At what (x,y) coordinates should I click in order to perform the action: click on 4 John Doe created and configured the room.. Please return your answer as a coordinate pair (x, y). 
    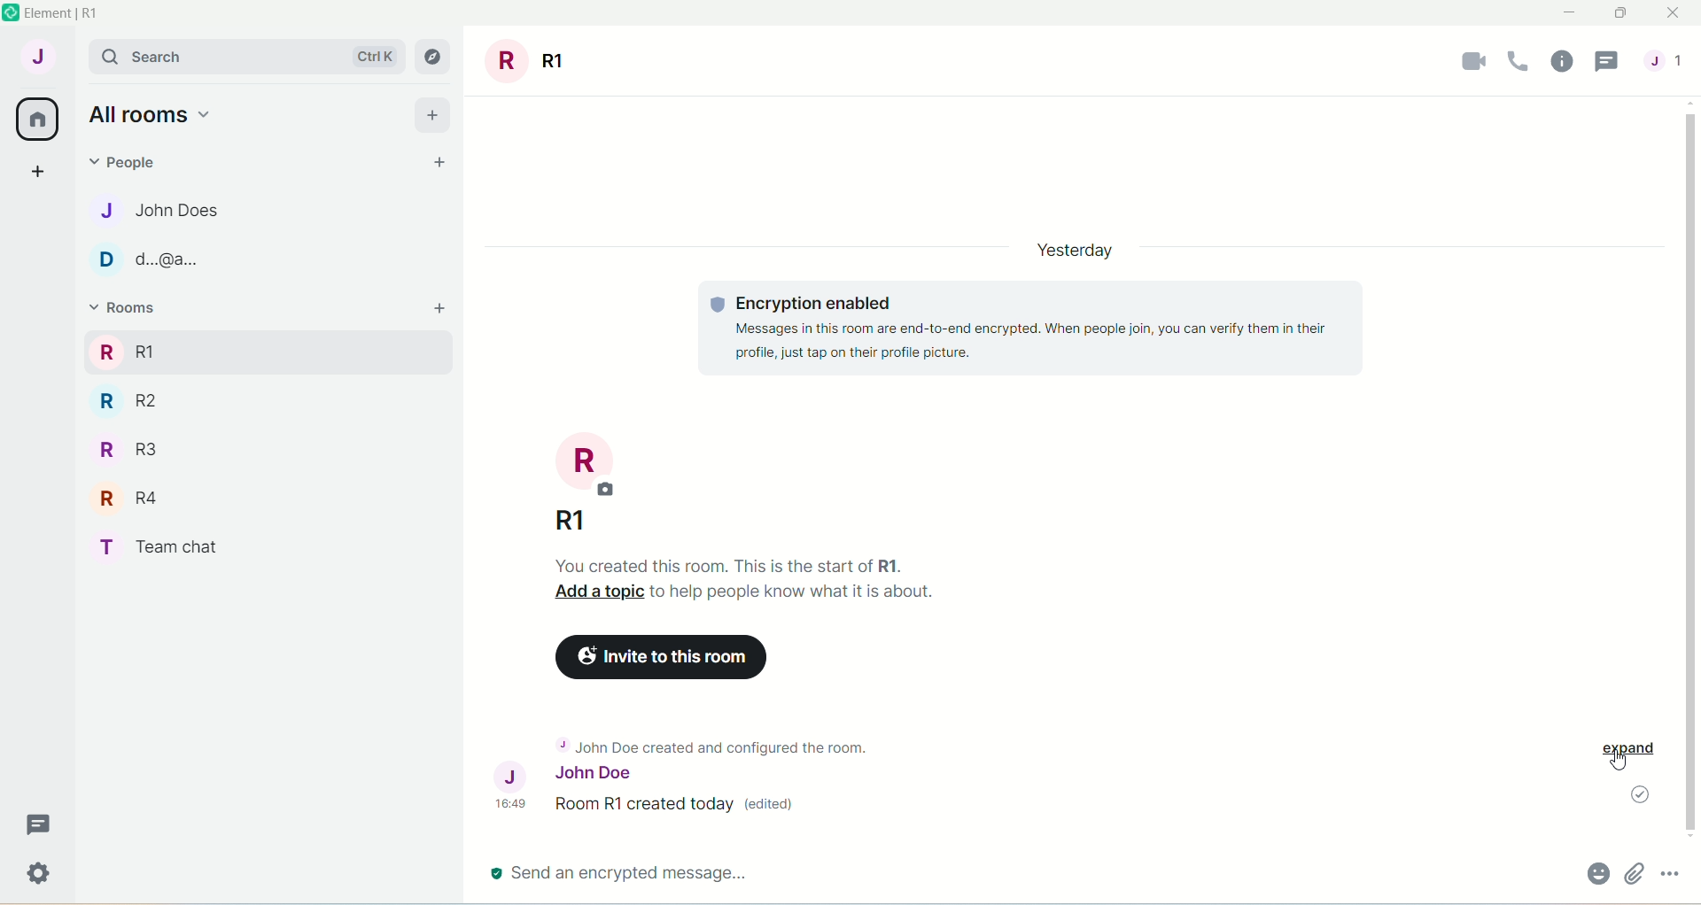
    Looking at the image, I should click on (745, 744).